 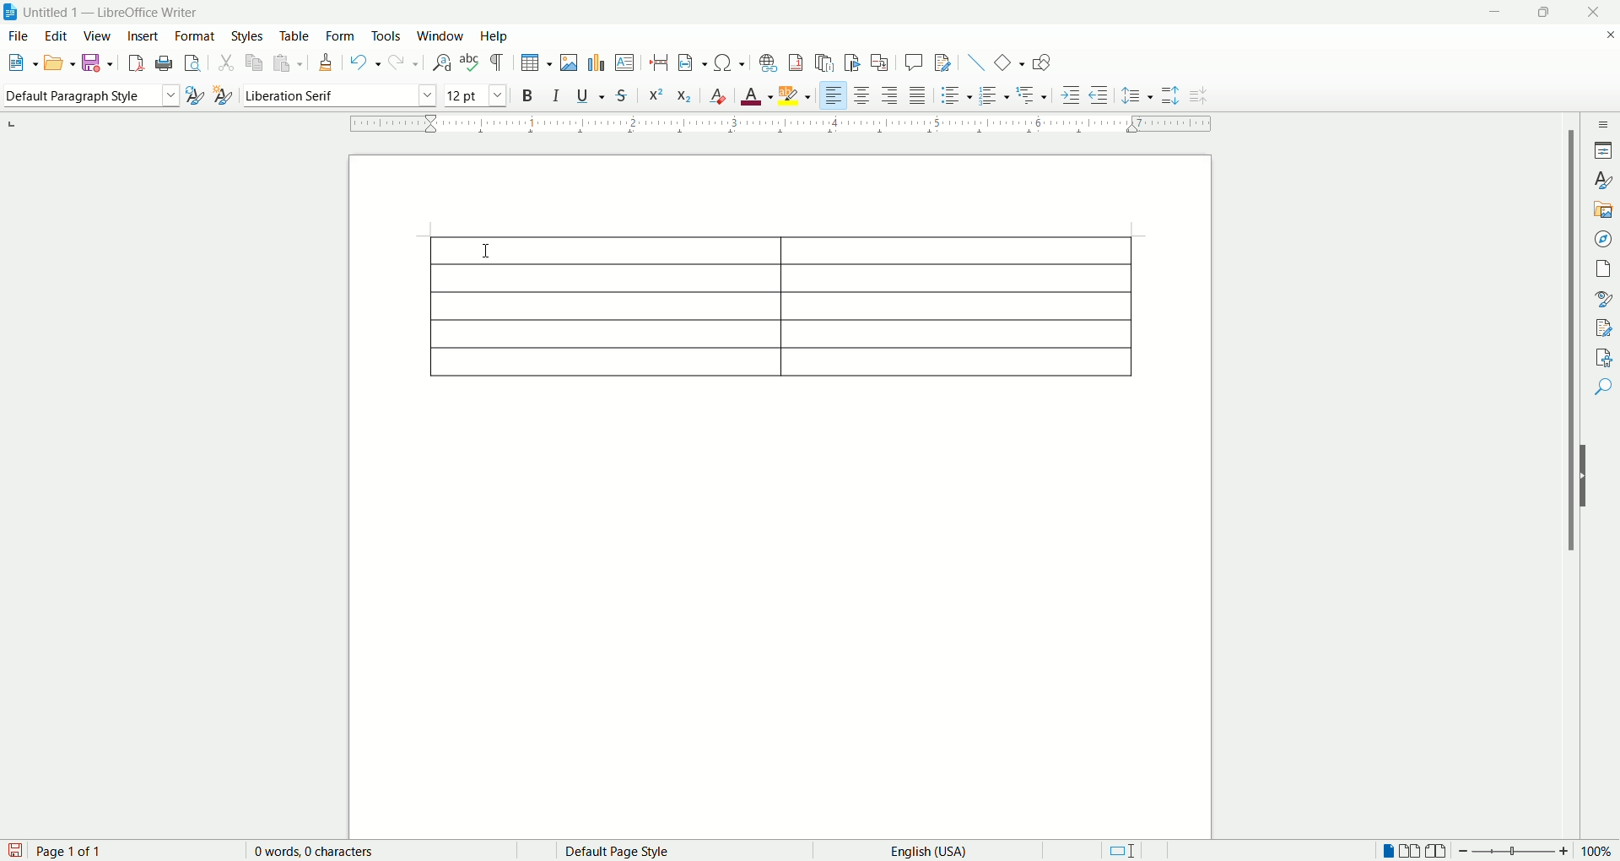 I want to click on selected style, so click(x=195, y=97).